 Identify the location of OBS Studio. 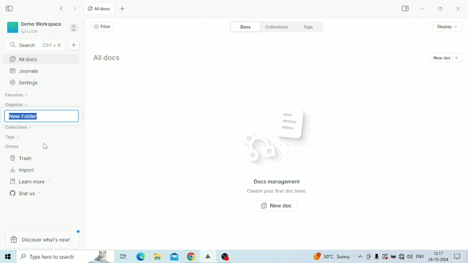
(225, 256).